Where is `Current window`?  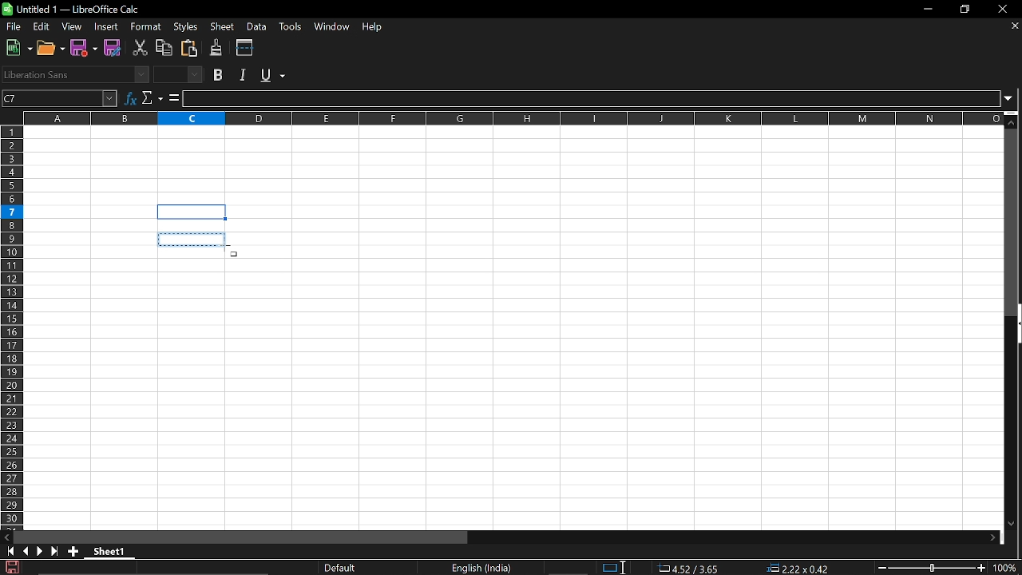 Current window is located at coordinates (74, 9).